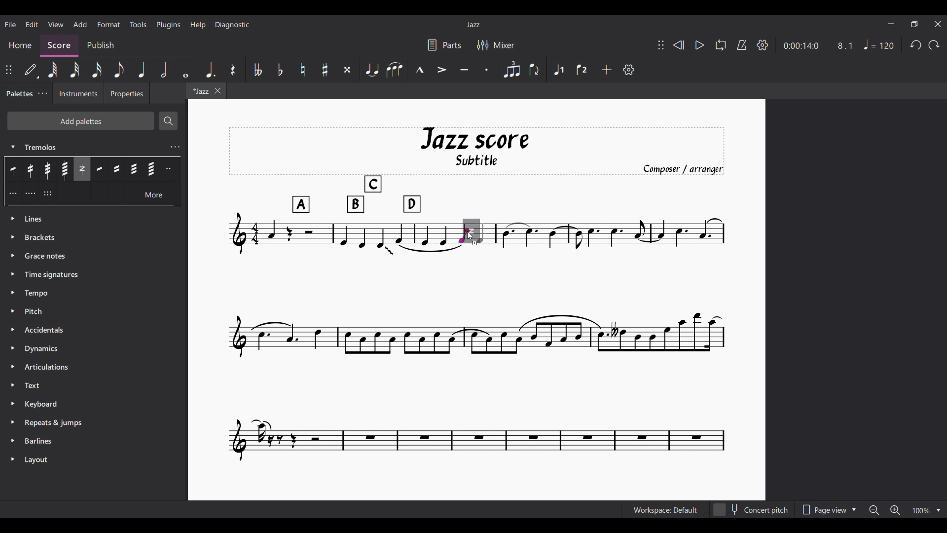 Image resolution: width=947 pixels, height=533 pixels. Describe the element at coordinates (629, 70) in the screenshot. I see `Customize settings` at that location.